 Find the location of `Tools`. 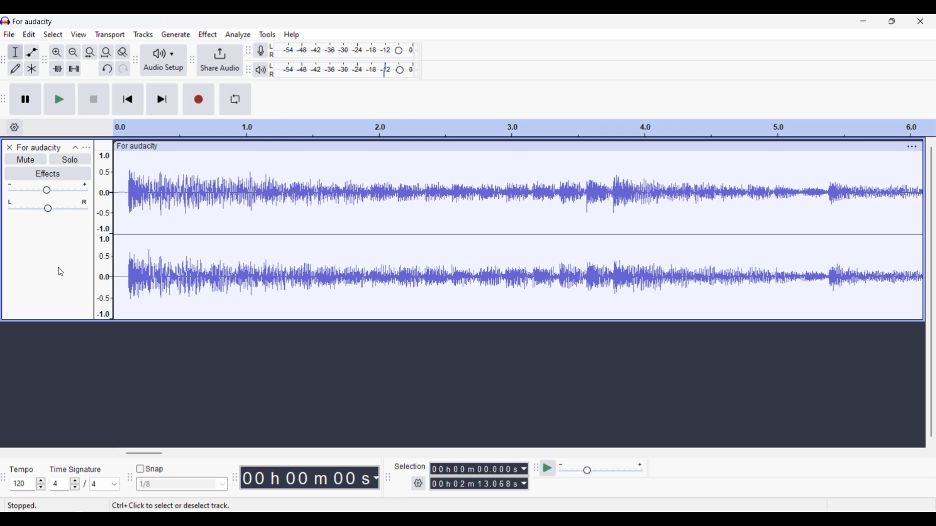

Tools is located at coordinates (267, 34).